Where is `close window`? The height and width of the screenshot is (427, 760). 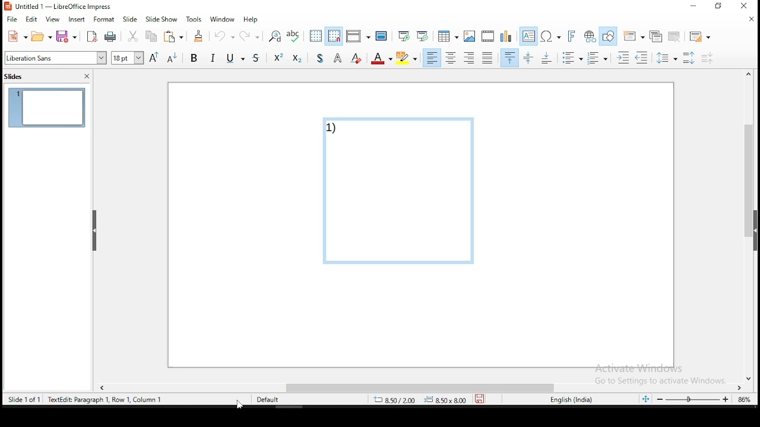 close window is located at coordinates (746, 7).